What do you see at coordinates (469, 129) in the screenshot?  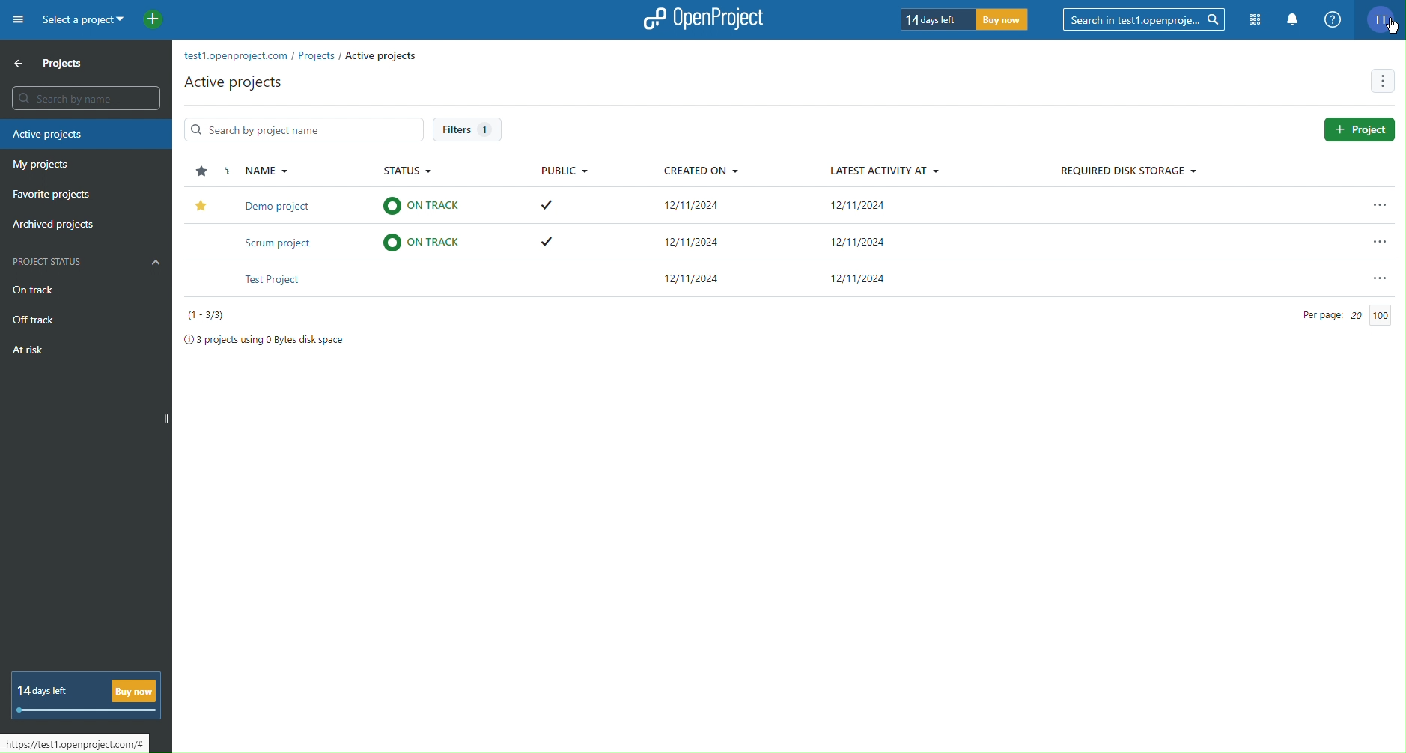 I see `Filters` at bounding box center [469, 129].